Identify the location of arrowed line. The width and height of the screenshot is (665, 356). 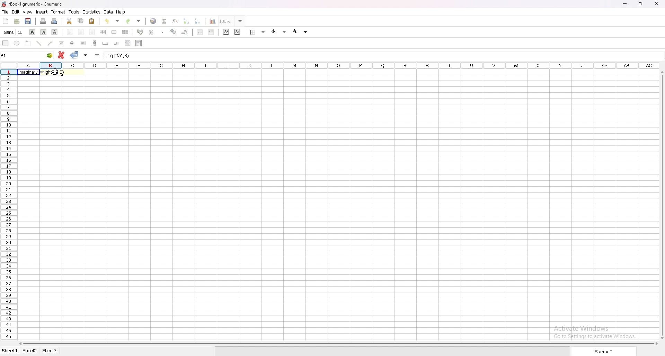
(50, 43).